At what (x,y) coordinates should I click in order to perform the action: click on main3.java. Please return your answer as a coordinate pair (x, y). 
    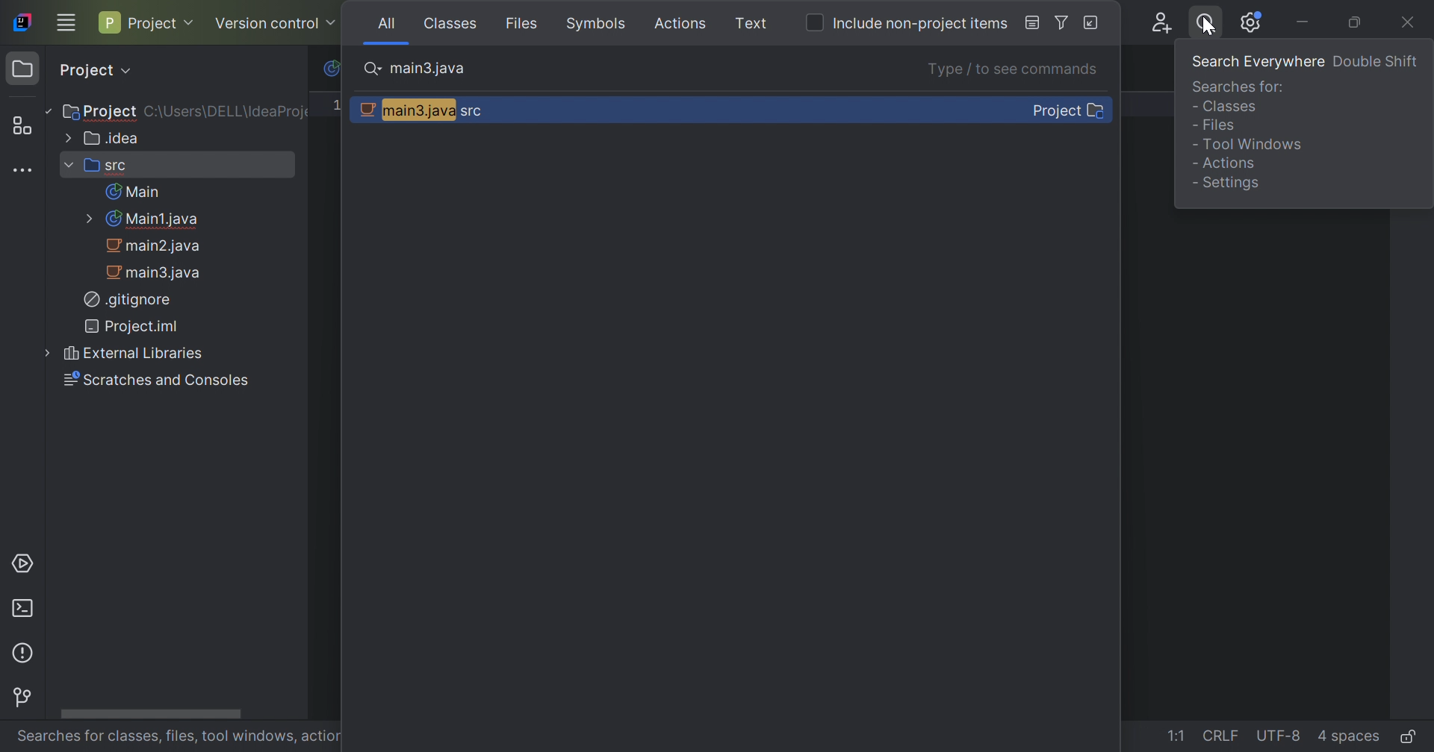
    Looking at the image, I should click on (429, 69).